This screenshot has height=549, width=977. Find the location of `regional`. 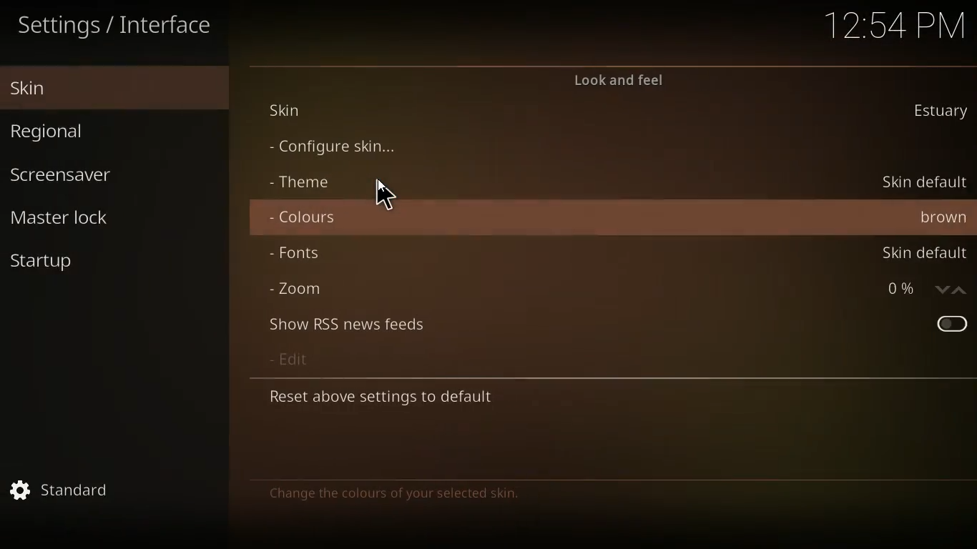

regional is located at coordinates (90, 132).